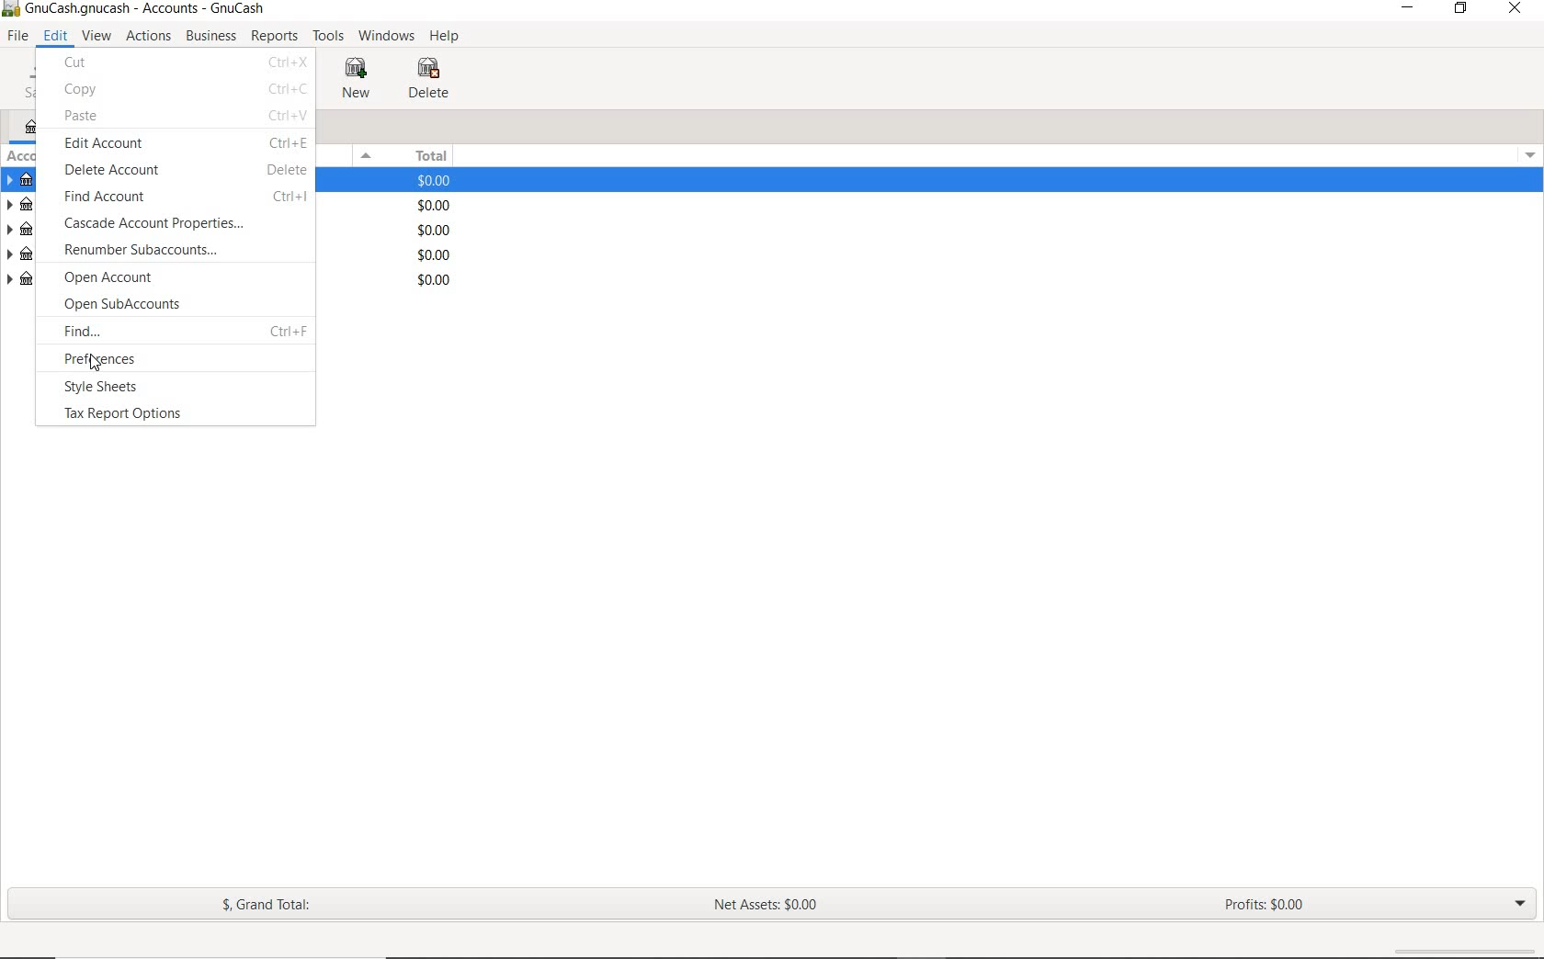 This screenshot has width=1544, height=959. I want to click on STYLE SHEETS, so click(146, 388).